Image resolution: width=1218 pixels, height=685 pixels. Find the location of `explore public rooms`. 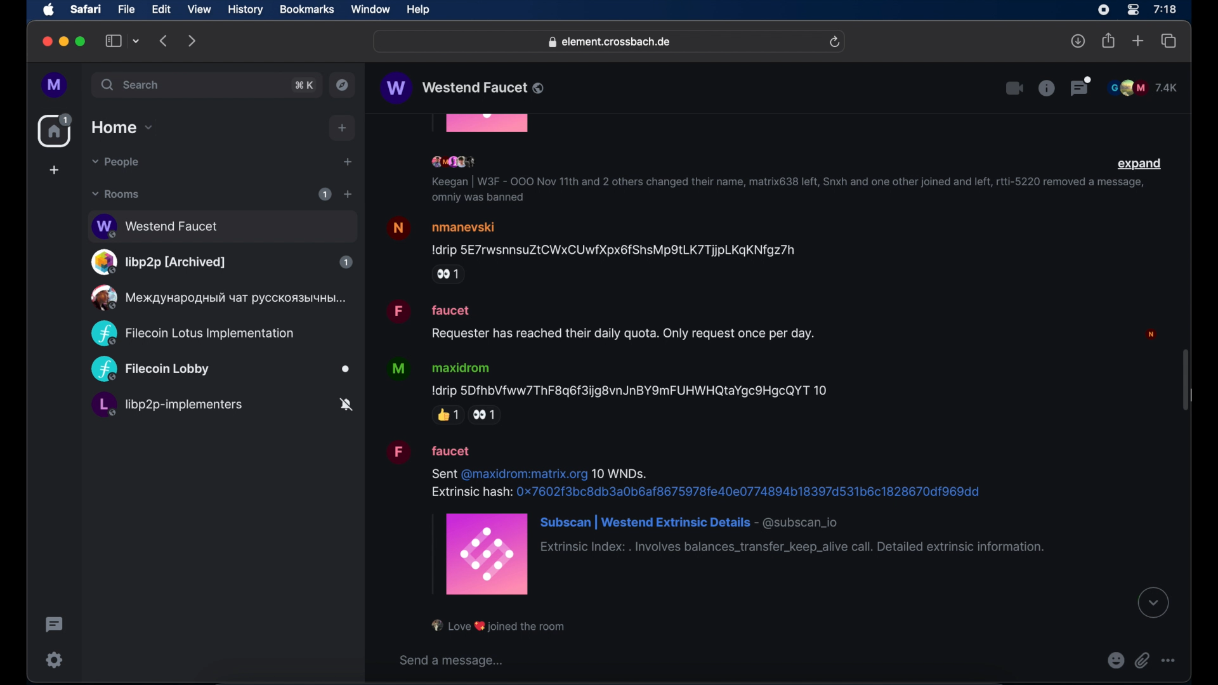

explore public rooms is located at coordinates (343, 85).